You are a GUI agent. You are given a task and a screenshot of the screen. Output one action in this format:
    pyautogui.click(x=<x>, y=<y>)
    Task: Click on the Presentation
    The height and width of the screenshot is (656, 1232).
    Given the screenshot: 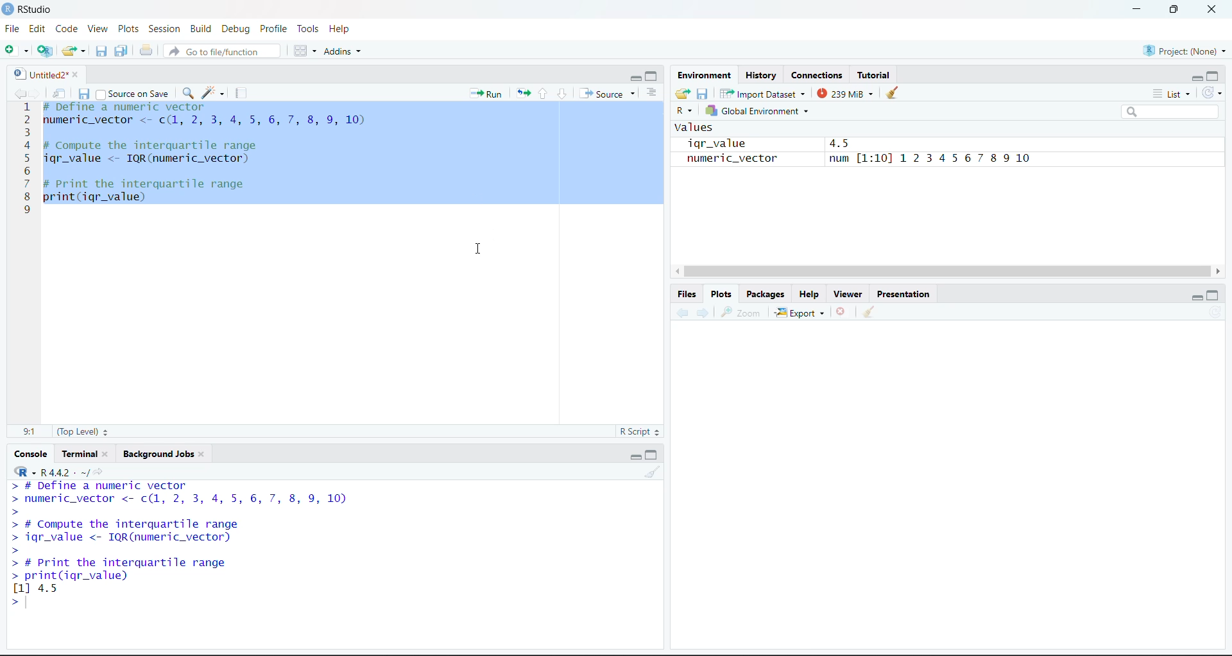 What is the action you would take?
    pyautogui.click(x=904, y=293)
    